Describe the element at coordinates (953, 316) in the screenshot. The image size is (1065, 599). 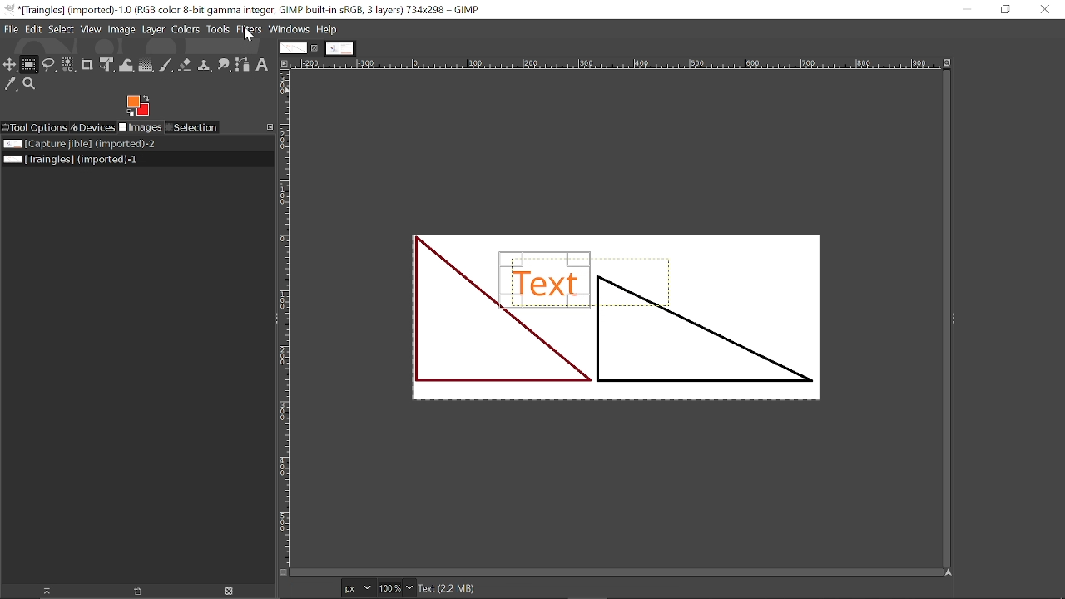
I see `expand` at that location.